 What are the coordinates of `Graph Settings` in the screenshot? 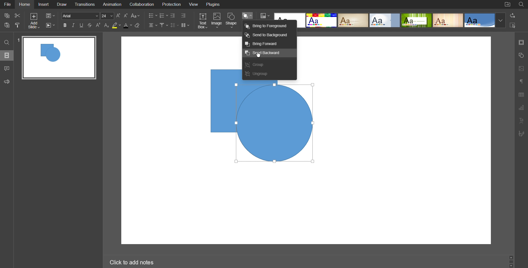 It's located at (521, 108).